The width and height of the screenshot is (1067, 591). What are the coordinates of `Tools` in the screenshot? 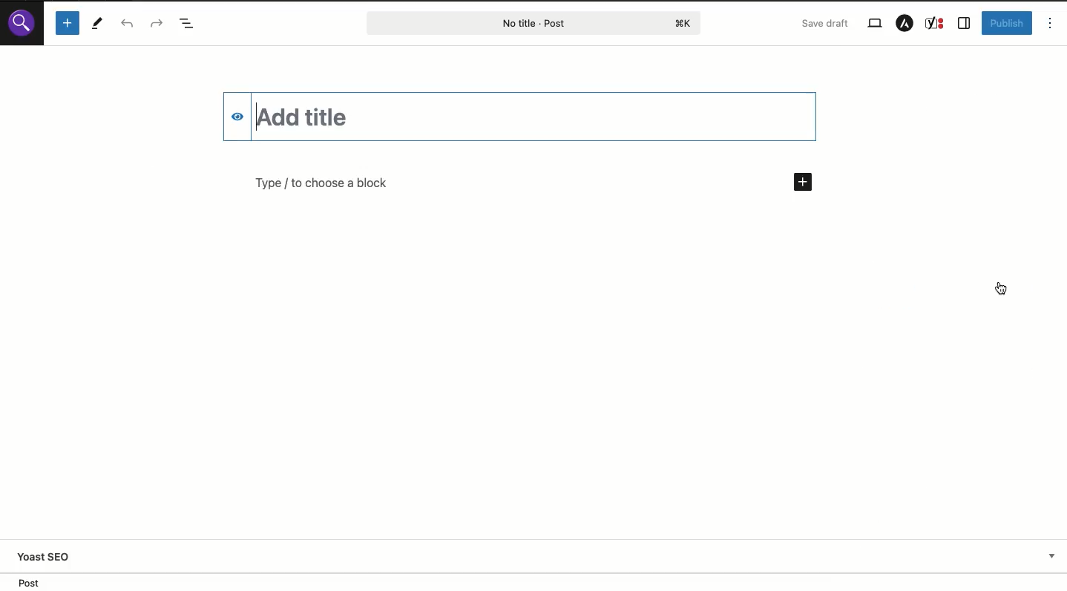 It's located at (98, 24).